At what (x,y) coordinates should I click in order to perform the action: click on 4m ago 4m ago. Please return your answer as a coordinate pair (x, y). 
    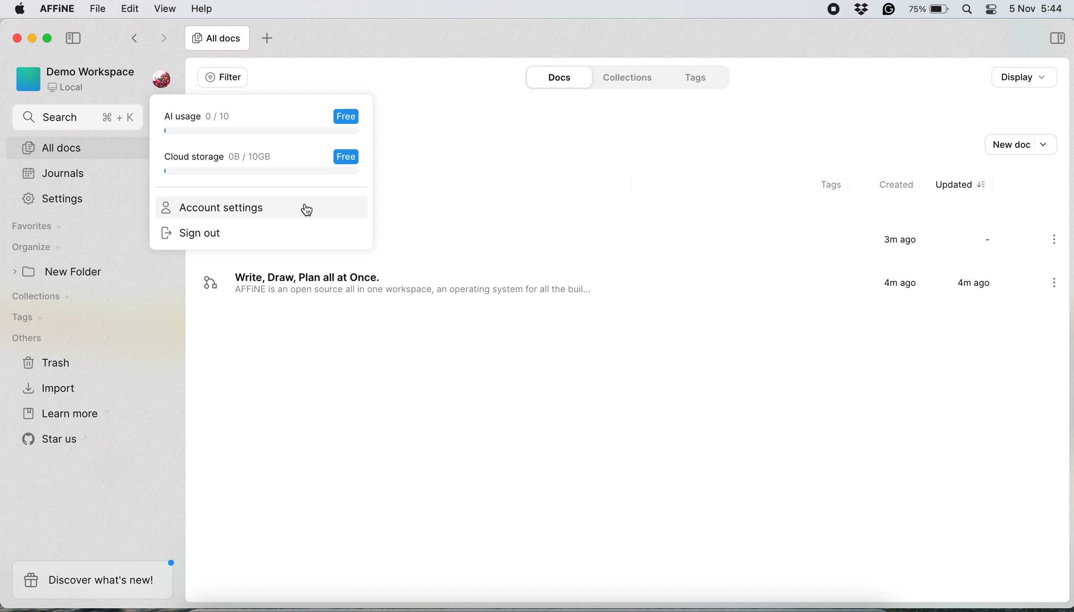
    Looking at the image, I should click on (933, 287).